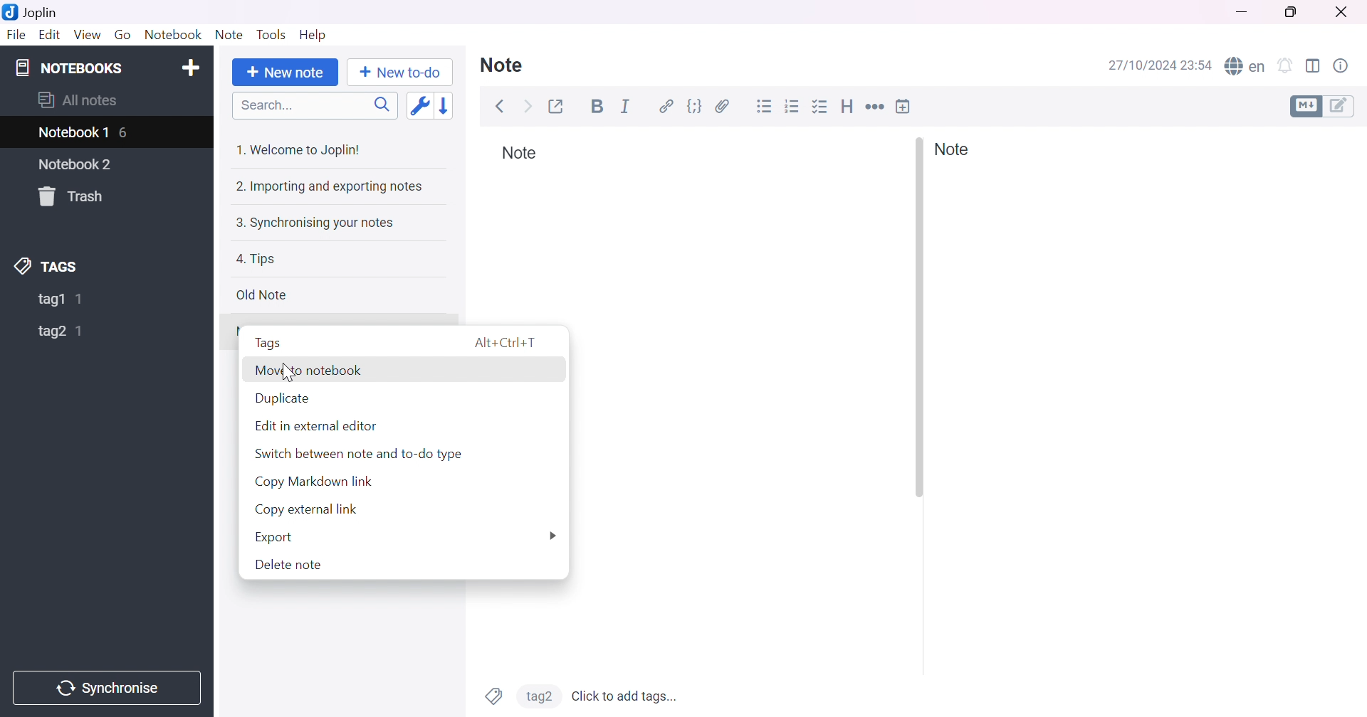  What do you see at coordinates (310, 371) in the screenshot?
I see `Move to notebook` at bounding box center [310, 371].